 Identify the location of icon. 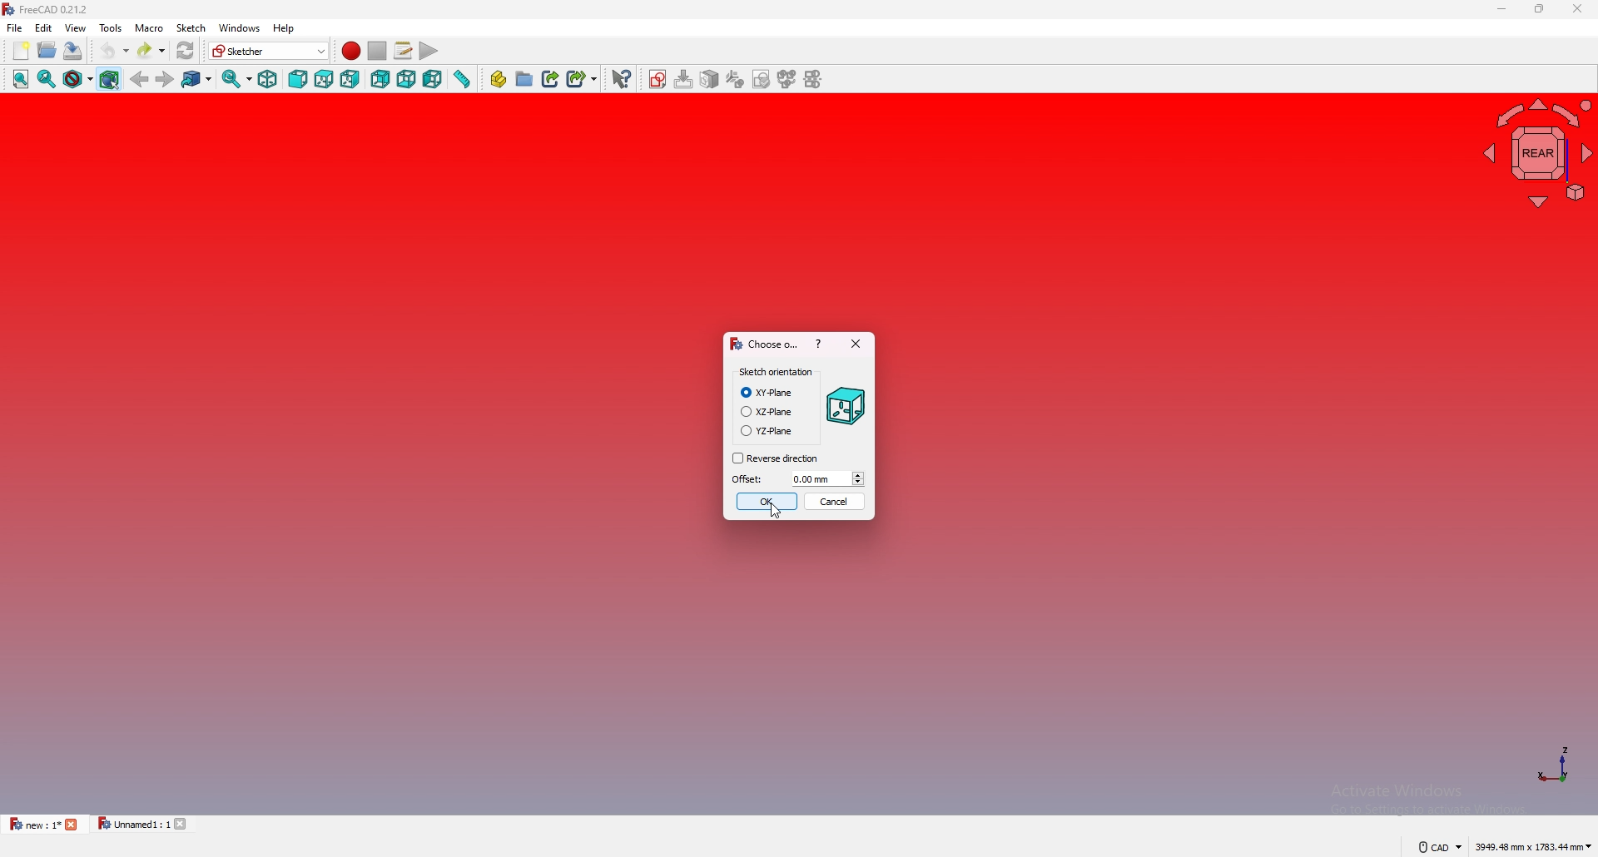
(712, 78).